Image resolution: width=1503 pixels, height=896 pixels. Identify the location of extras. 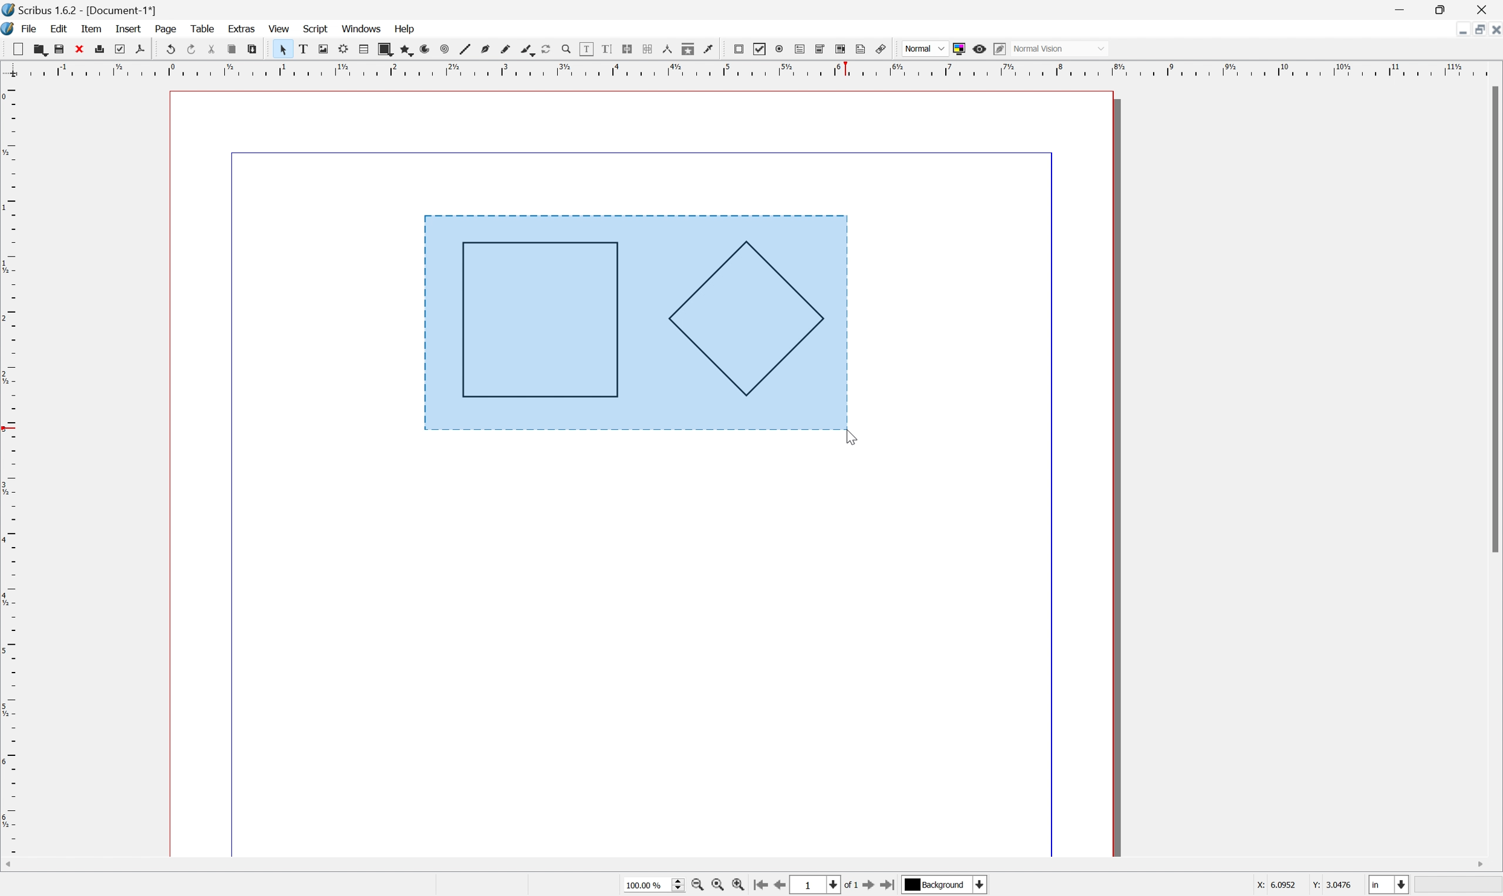
(242, 28).